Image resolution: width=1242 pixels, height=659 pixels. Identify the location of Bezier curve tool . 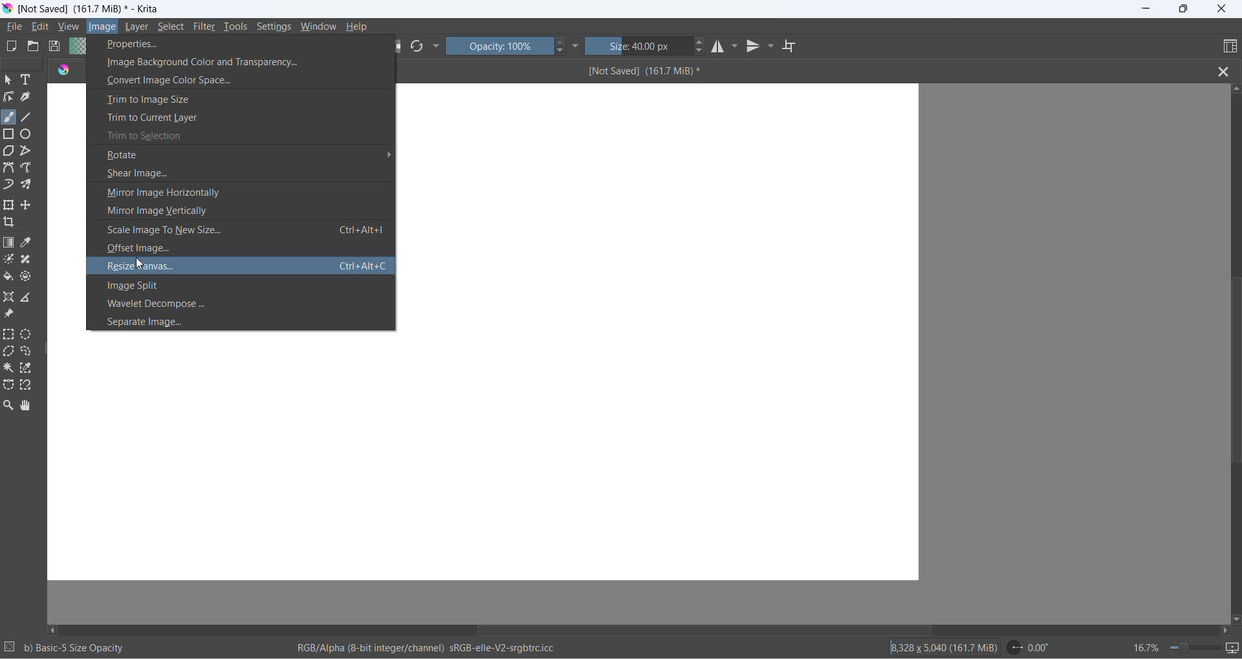
(10, 169).